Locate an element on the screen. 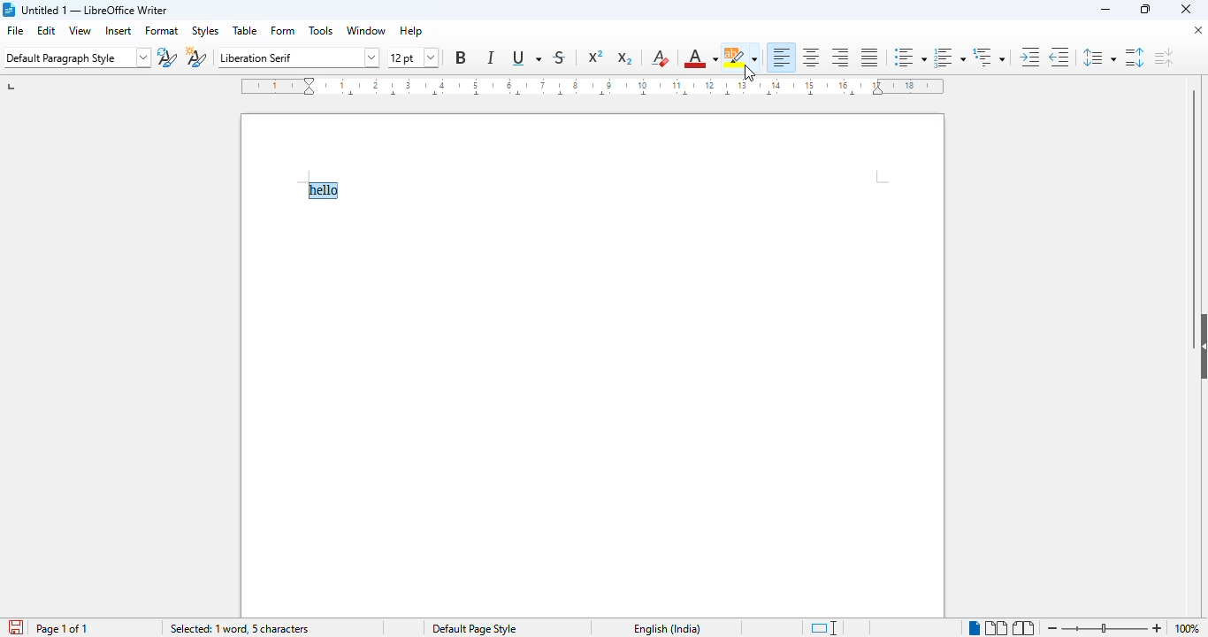 The height and width of the screenshot is (637, 1208). justified is located at coordinates (870, 58).